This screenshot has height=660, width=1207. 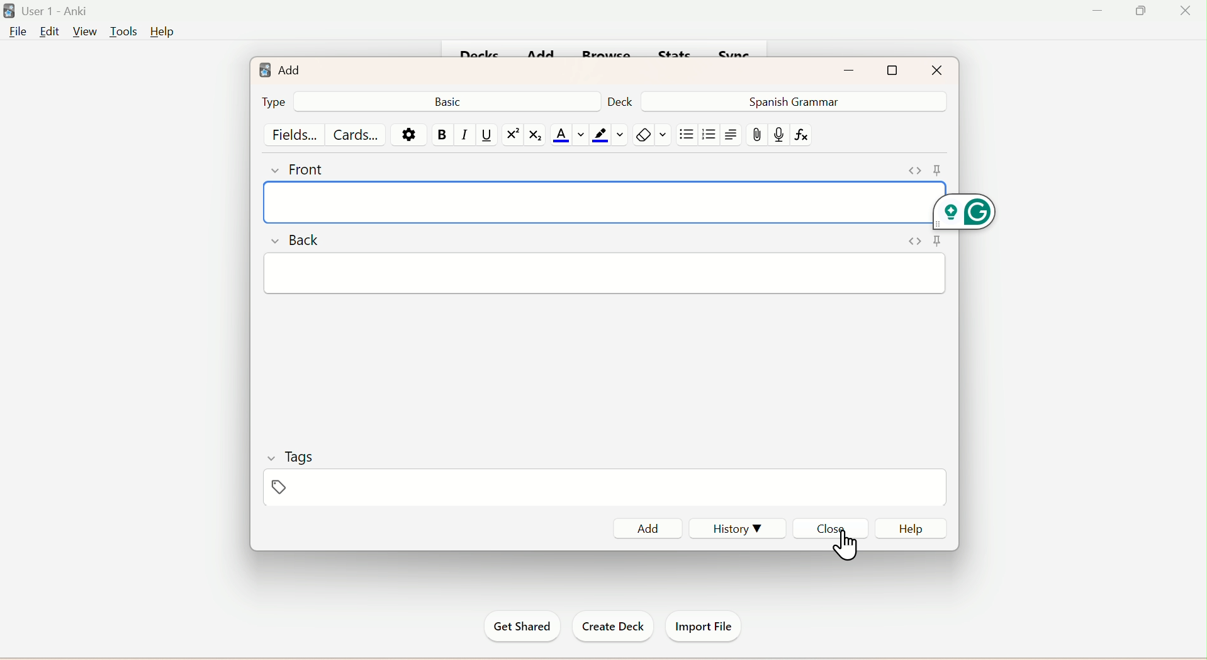 I want to click on Get Started, so click(x=524, y=627).